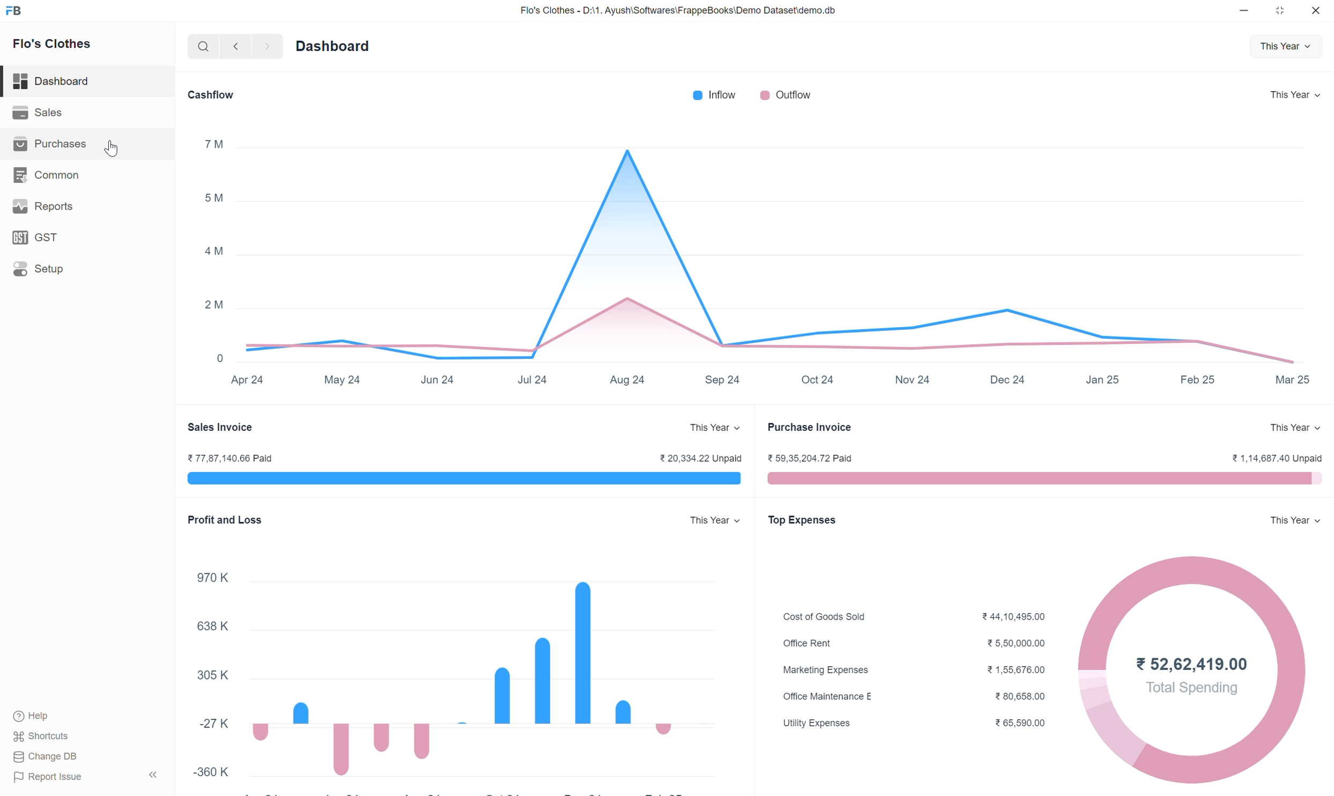 This screenshot has width=1334, height=796. What do you see at coordinates (817, 379) in the screenshot?
I see `Oct 24` at bounding box center [817, 379].